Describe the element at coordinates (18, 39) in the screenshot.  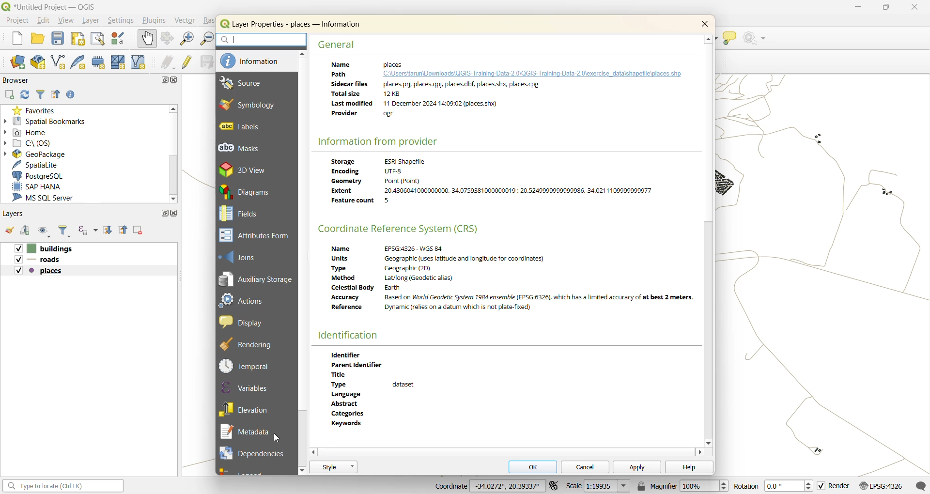
I see `new` at that location.